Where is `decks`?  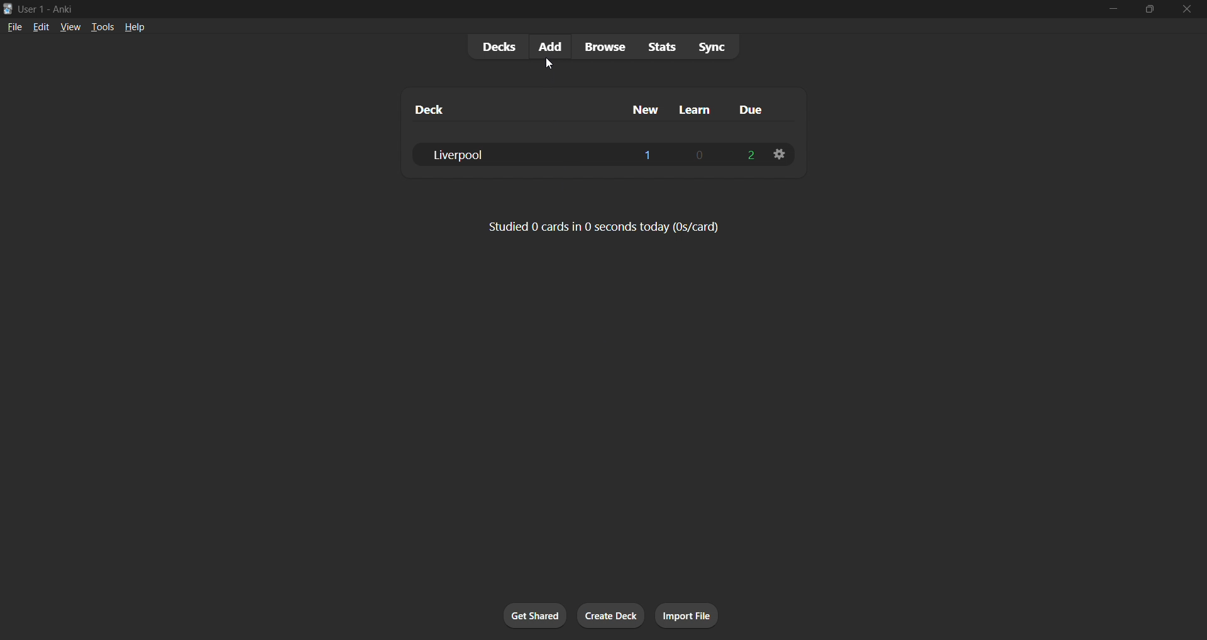 decks is located at coordinates (493, 46).